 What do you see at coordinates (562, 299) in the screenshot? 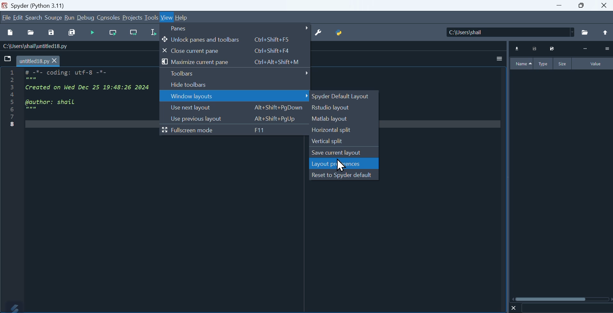
I see `Horizontal scroll bar` at bounding box center [562, 299].